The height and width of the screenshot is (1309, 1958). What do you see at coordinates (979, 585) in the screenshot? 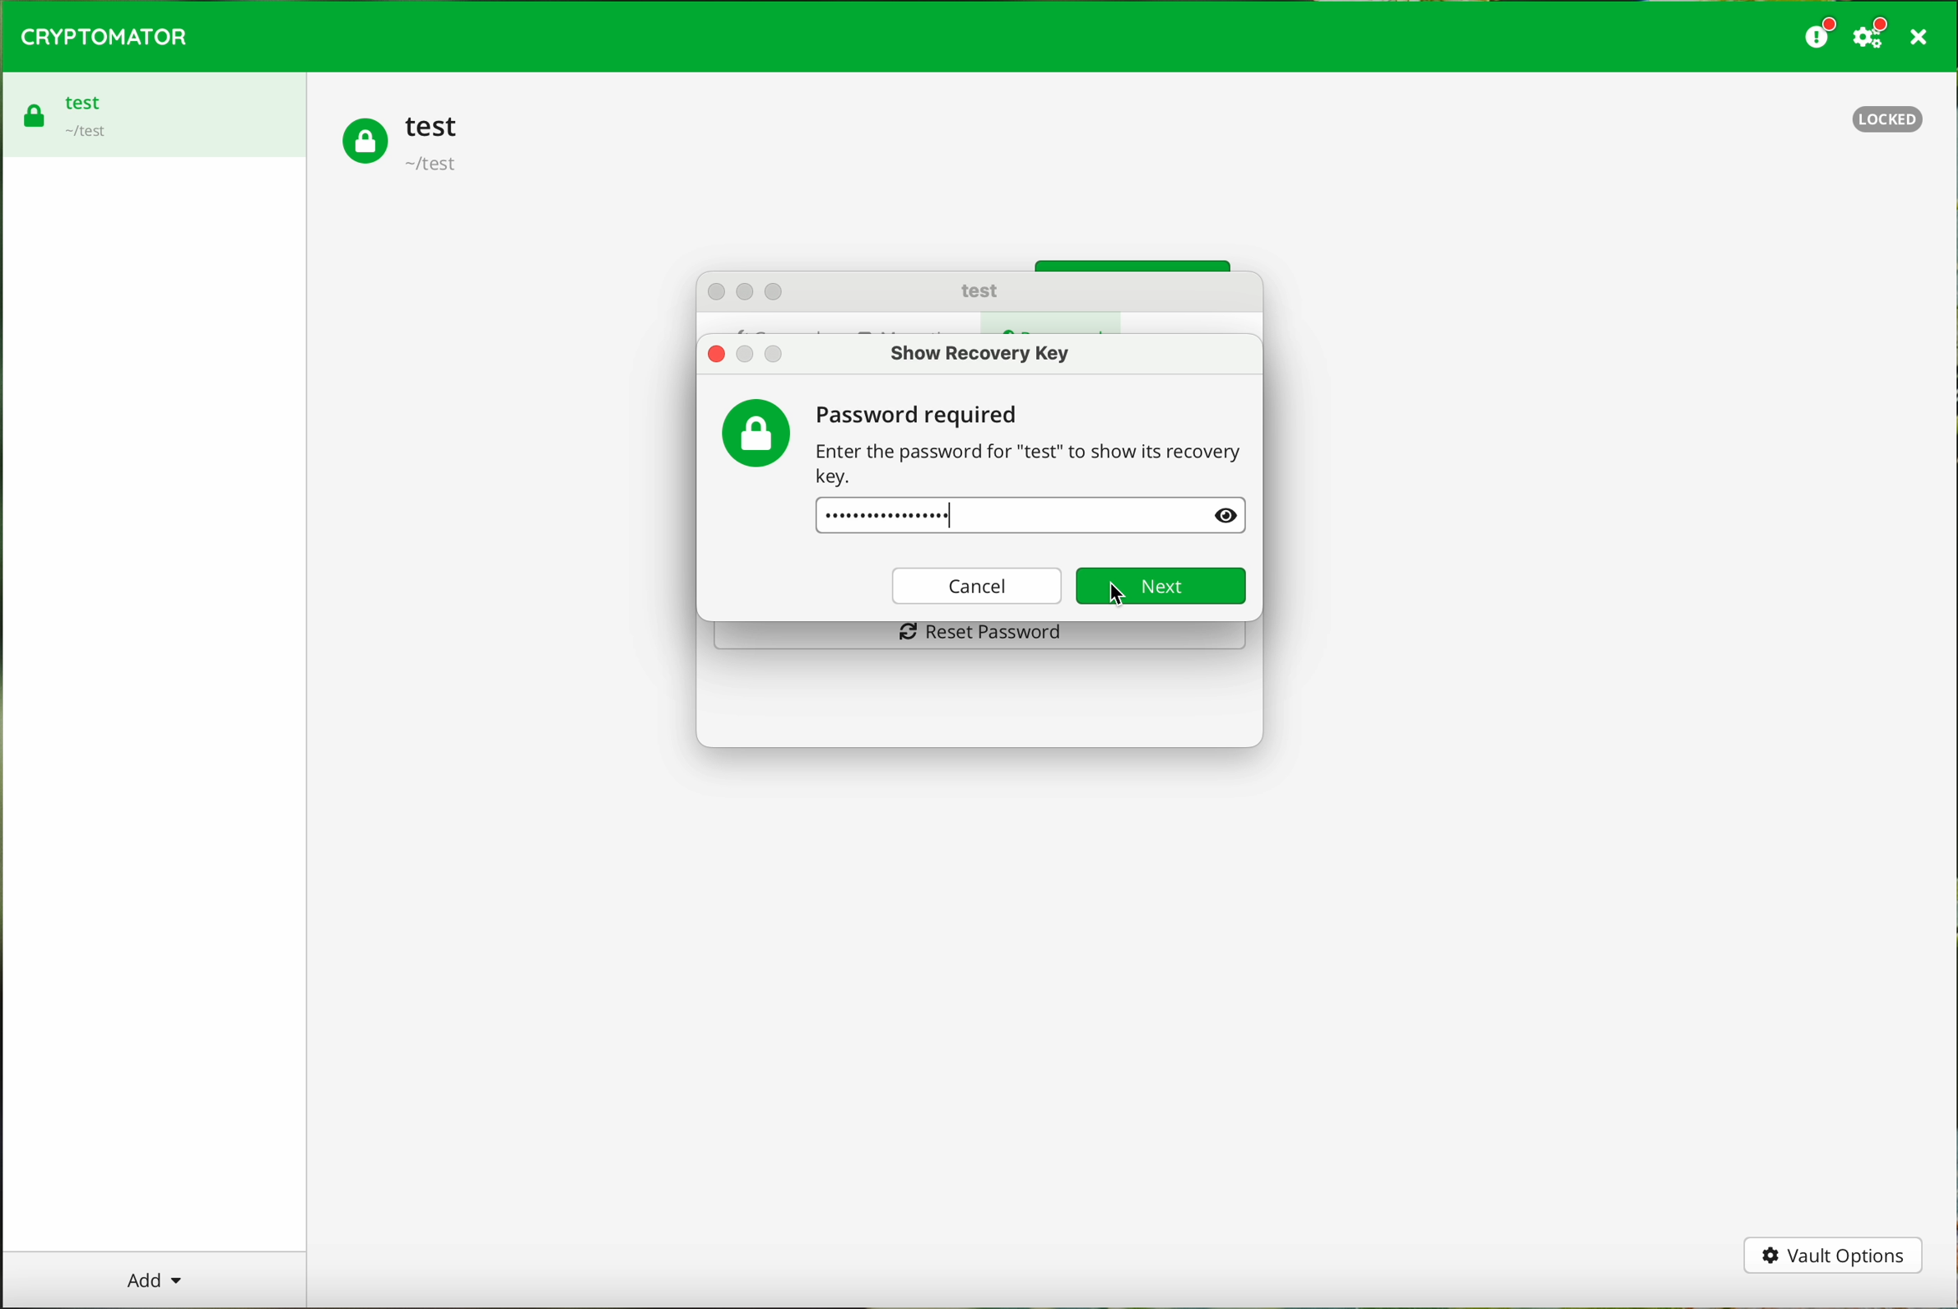
I see `cancel ` at bounding box center [979, 585].